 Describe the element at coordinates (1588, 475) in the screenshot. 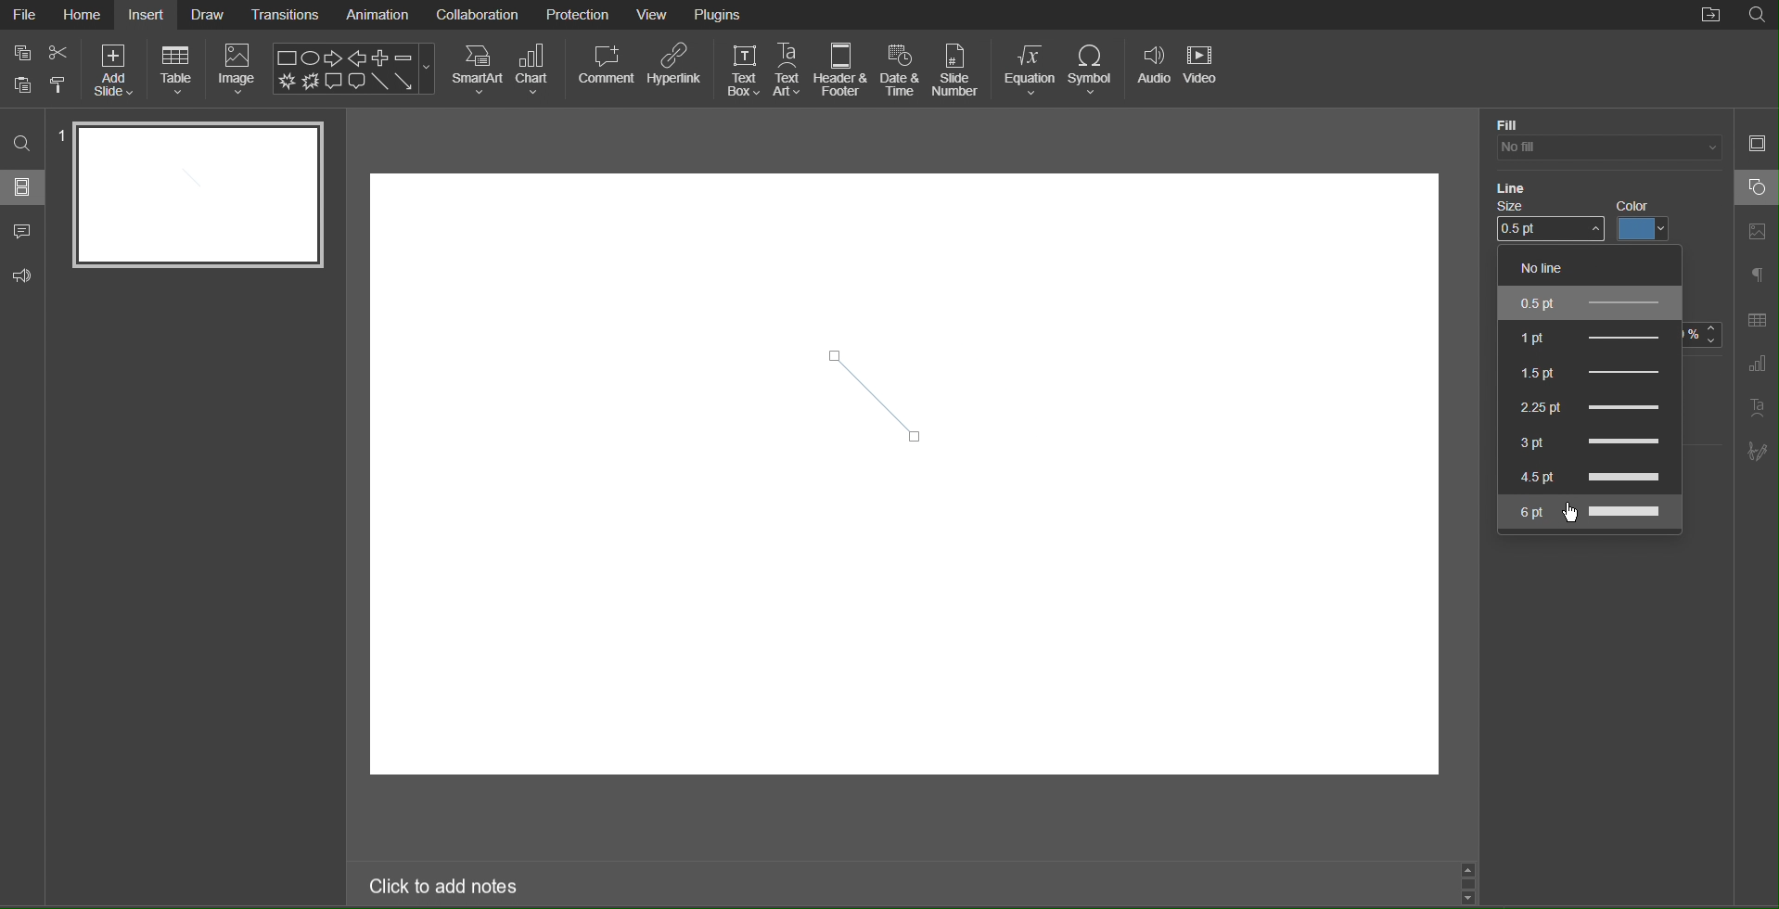

I see `4.5pt` at that location.